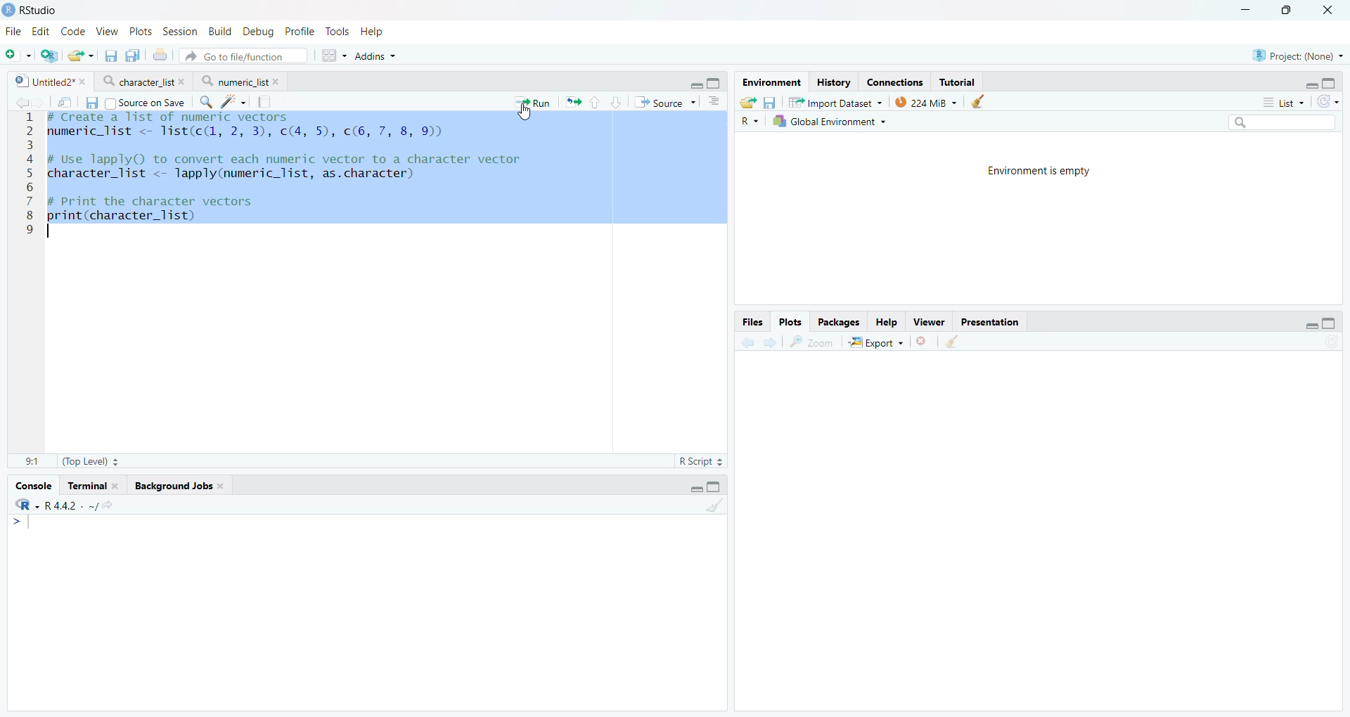 The image size is (1350, 717). I want to click on Clear, so click(716, 506).